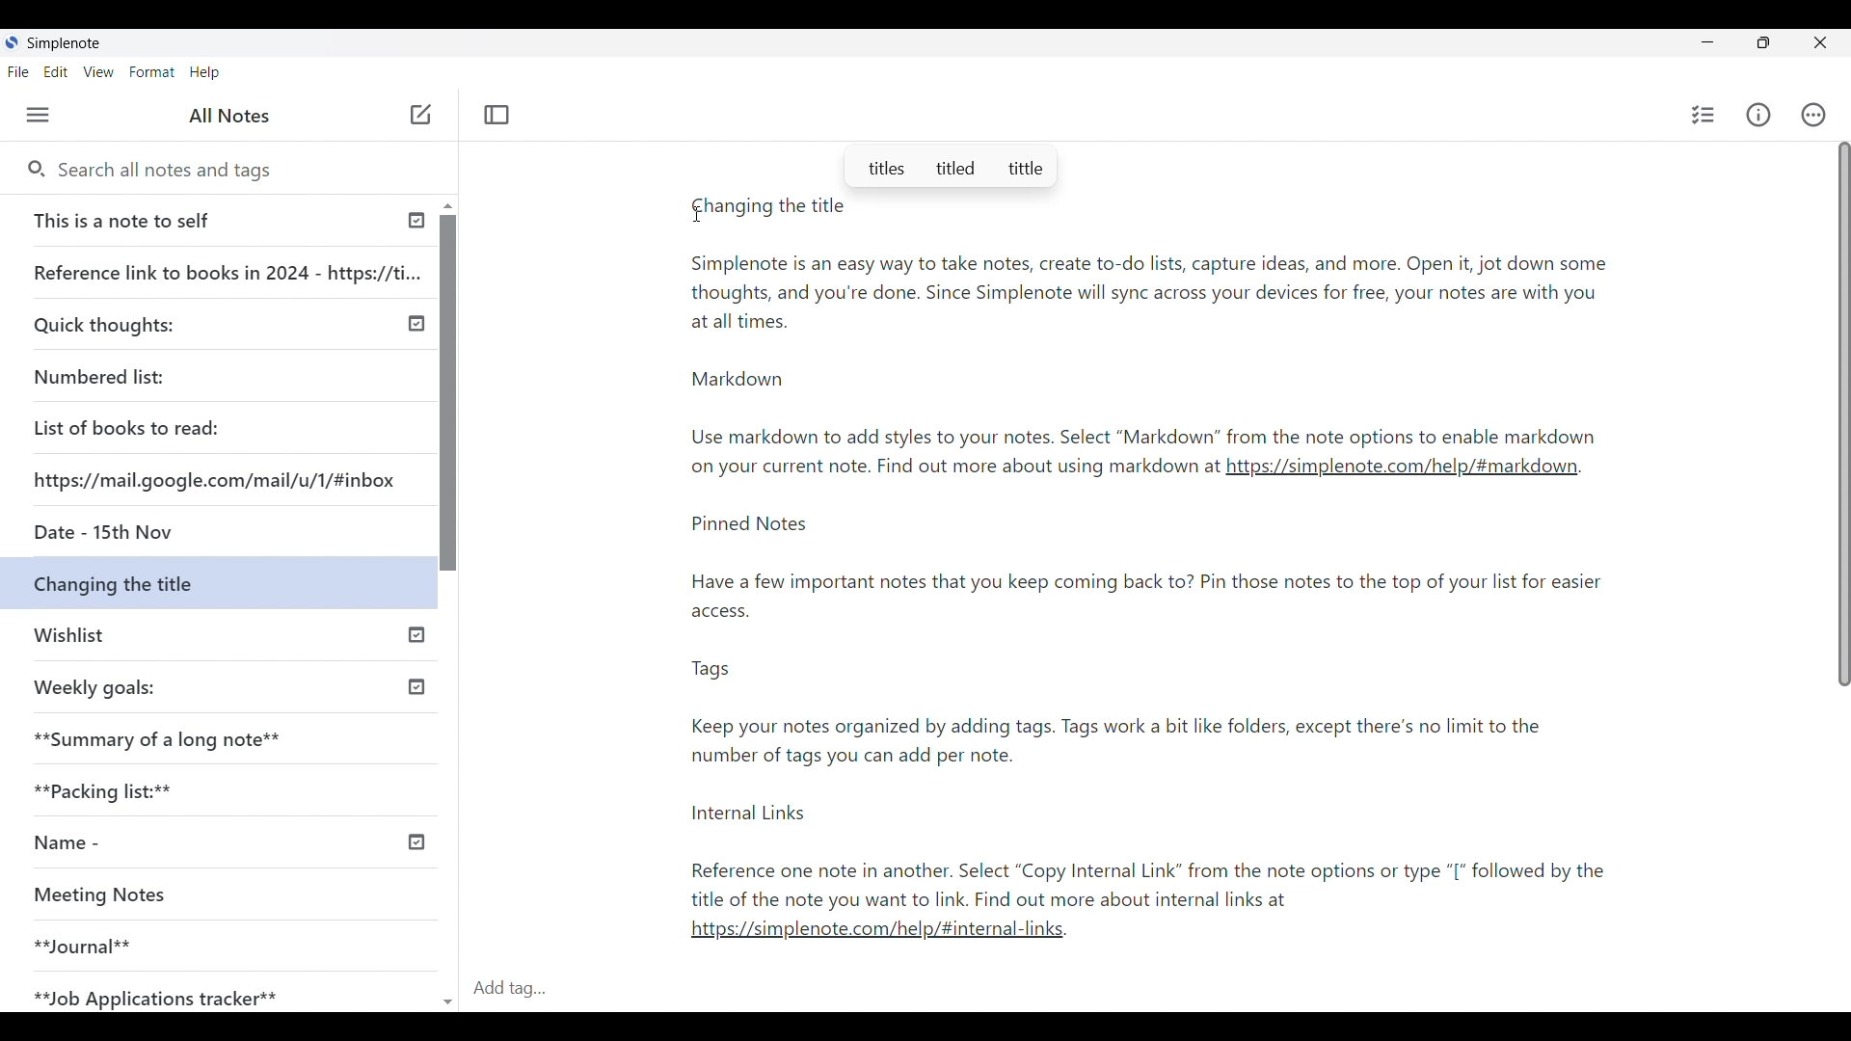  I want to click on Info, so click(1758, 115).